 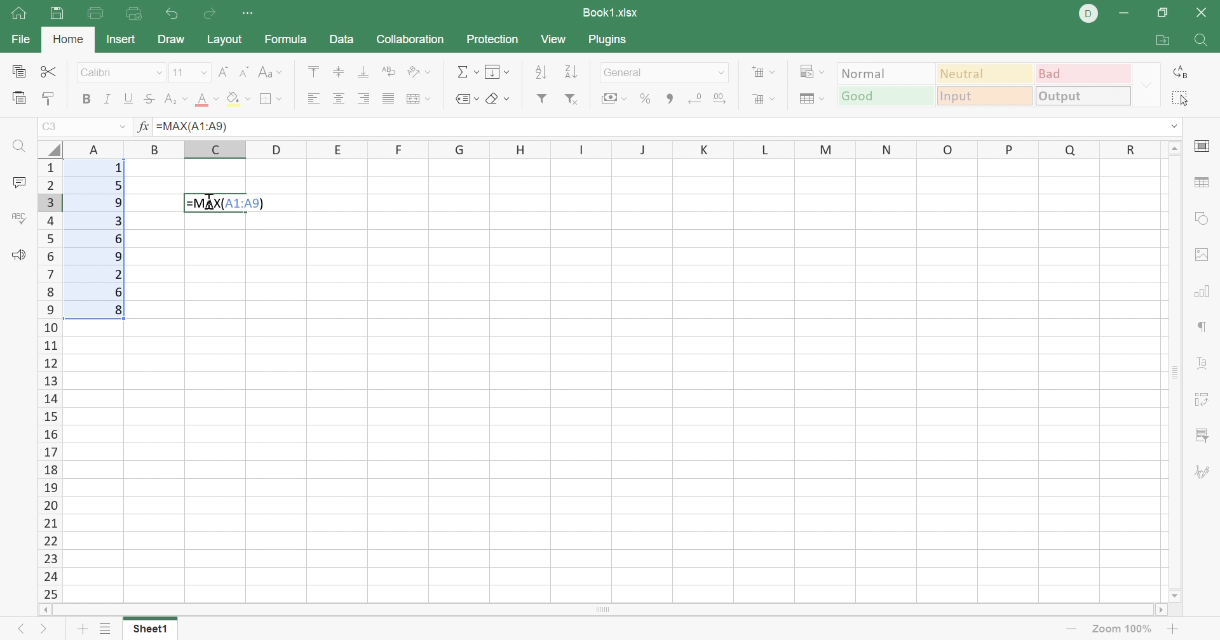 What do you see at coordinates (1163, 14) in the screenshot?
I see `Restore Down` at bounding box center [1163, 14].